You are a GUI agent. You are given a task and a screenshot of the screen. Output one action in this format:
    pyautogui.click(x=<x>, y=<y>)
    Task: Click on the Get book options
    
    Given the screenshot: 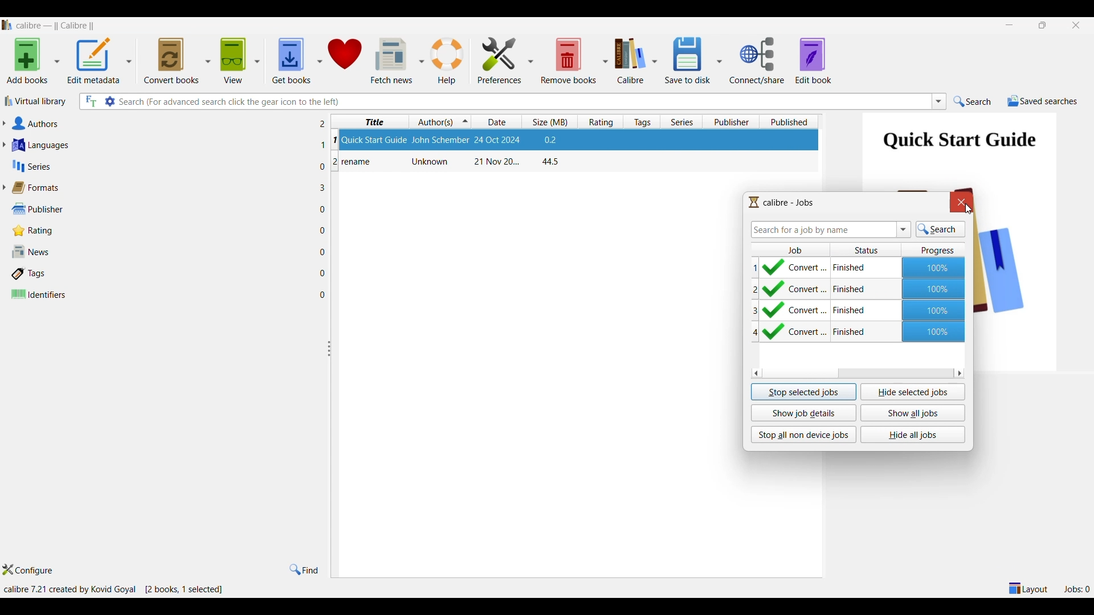 What is the action you would take?
    pyautogui.click(x=319, y=61)
    